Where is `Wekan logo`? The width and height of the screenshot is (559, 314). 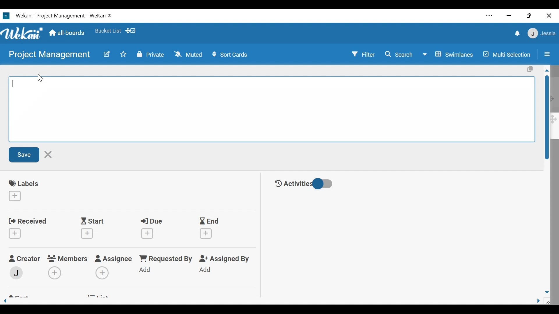
Wekan logo is located at coordinates (22, 33).